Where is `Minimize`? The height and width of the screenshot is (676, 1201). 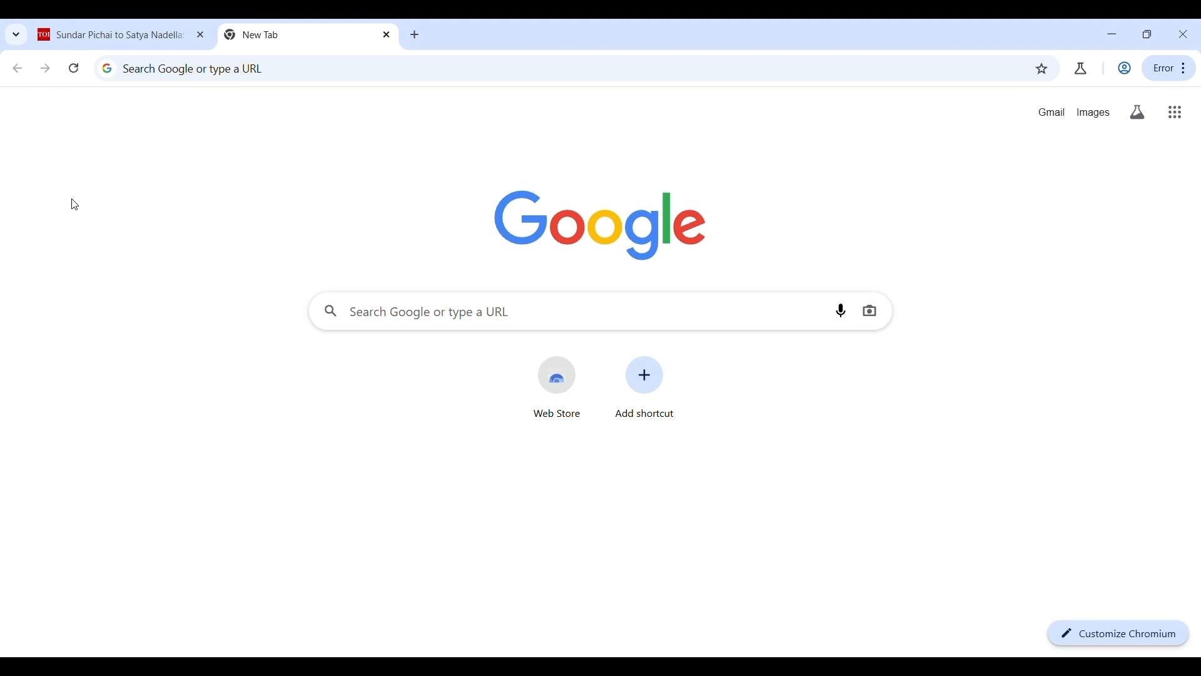
Minimize is located at coordinates (1112, 34).